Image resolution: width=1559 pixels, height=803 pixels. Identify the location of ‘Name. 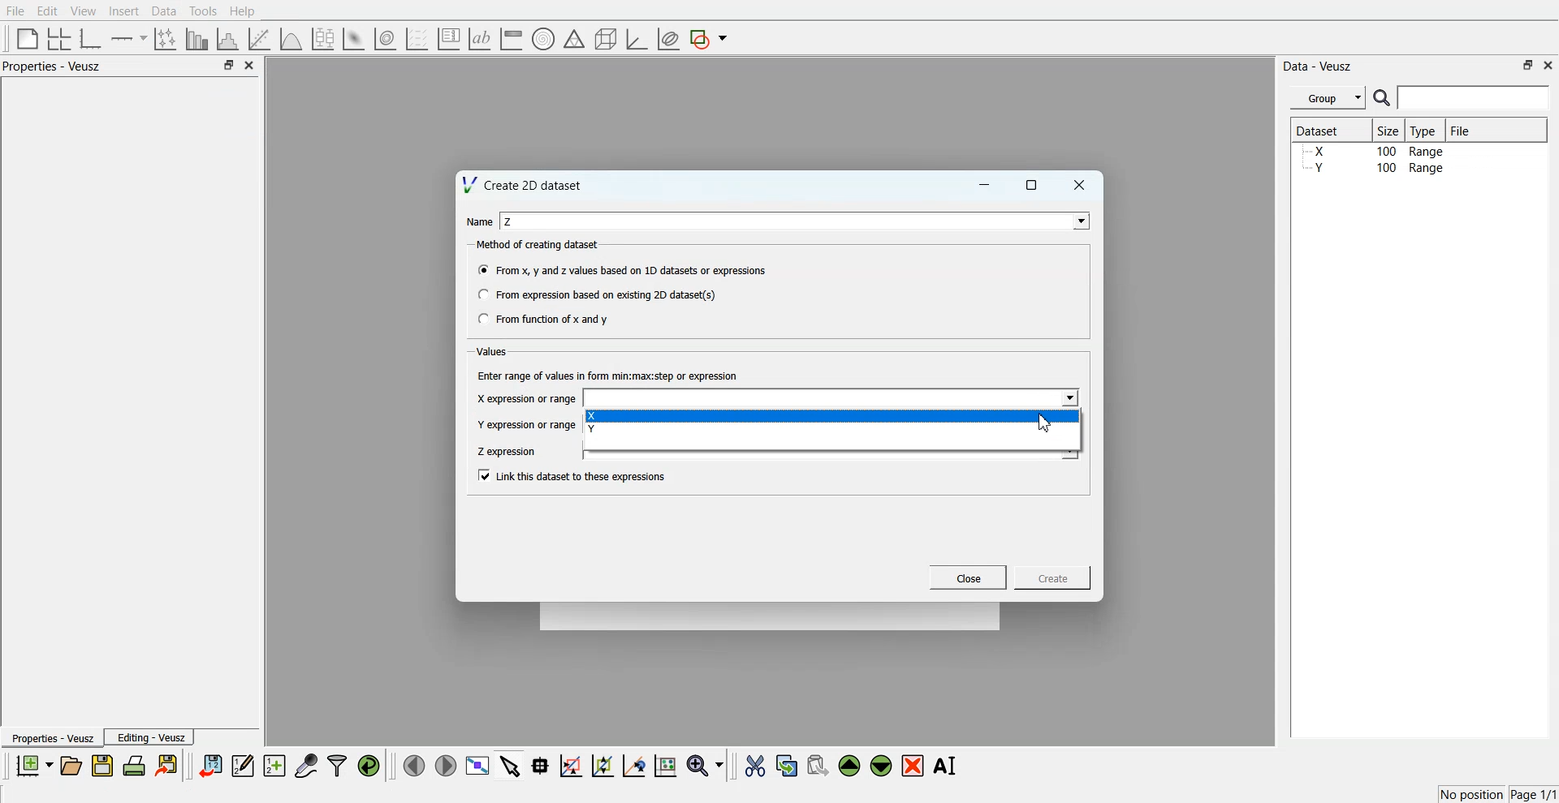
(479, 222).